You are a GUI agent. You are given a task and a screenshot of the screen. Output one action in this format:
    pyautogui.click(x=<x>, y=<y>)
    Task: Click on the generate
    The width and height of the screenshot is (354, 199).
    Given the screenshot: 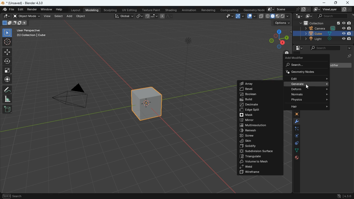 What is the action you would take?
    pyautogui.click(x=308, y=84)
    